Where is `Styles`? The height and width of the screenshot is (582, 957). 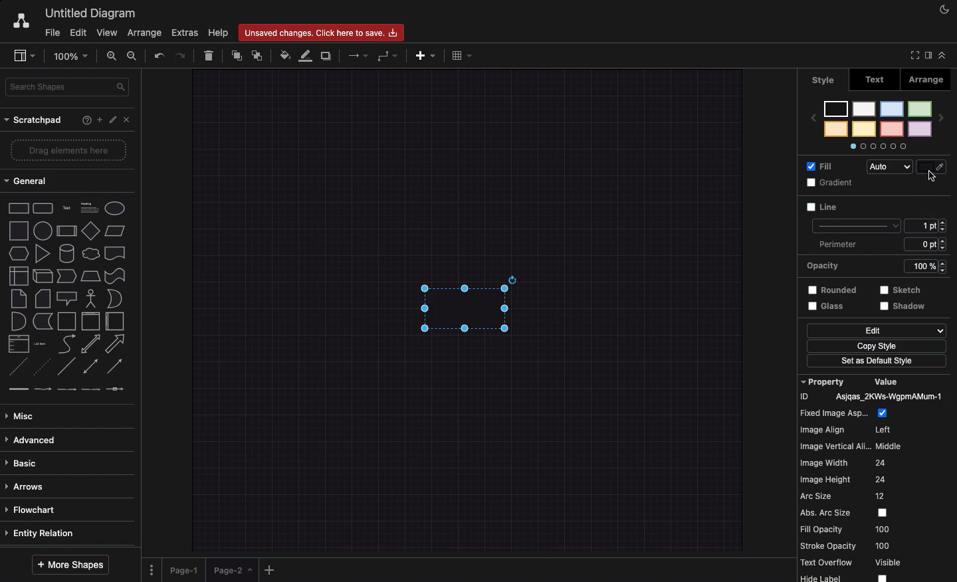
Styles is located at coordinates (878, 124).